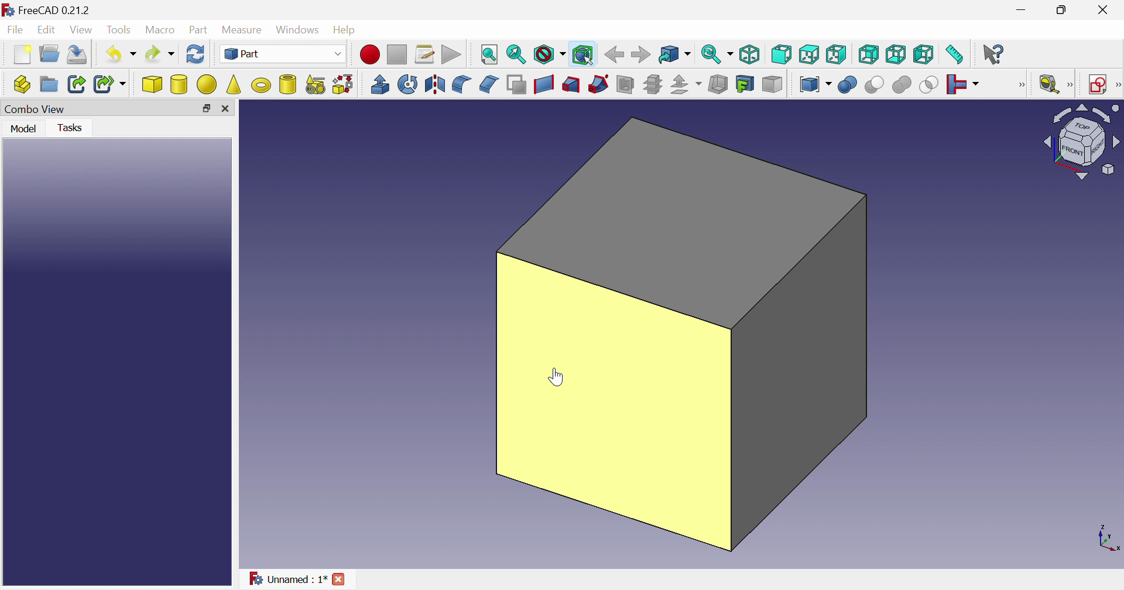 The width and height of the screenshot is (1124, 590). What do you see at coordinates (962, 85) in the screenshot?
I see `Join objects...` at bounding box center [962, 85].